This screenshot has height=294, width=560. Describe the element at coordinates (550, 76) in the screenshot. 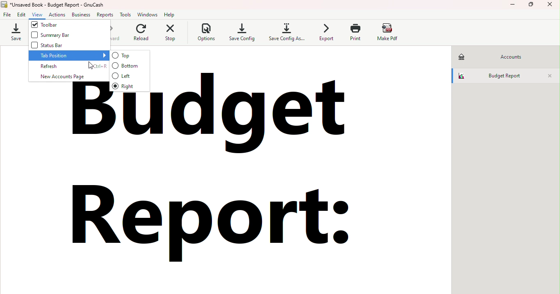

I see `Close` at that location.